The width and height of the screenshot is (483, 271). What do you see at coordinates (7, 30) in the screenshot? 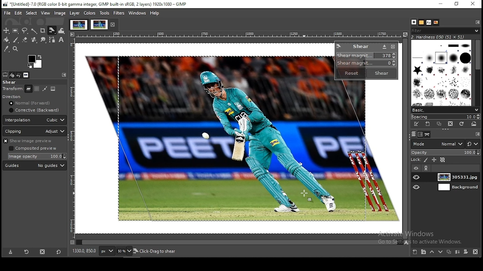
I see `selection tool` at bounding box center [7, 30].